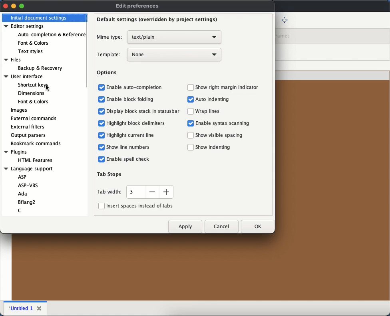  Describe the element at coordinates (28, 186) in the screenshot. I see `'ASP-VBS` at that location.